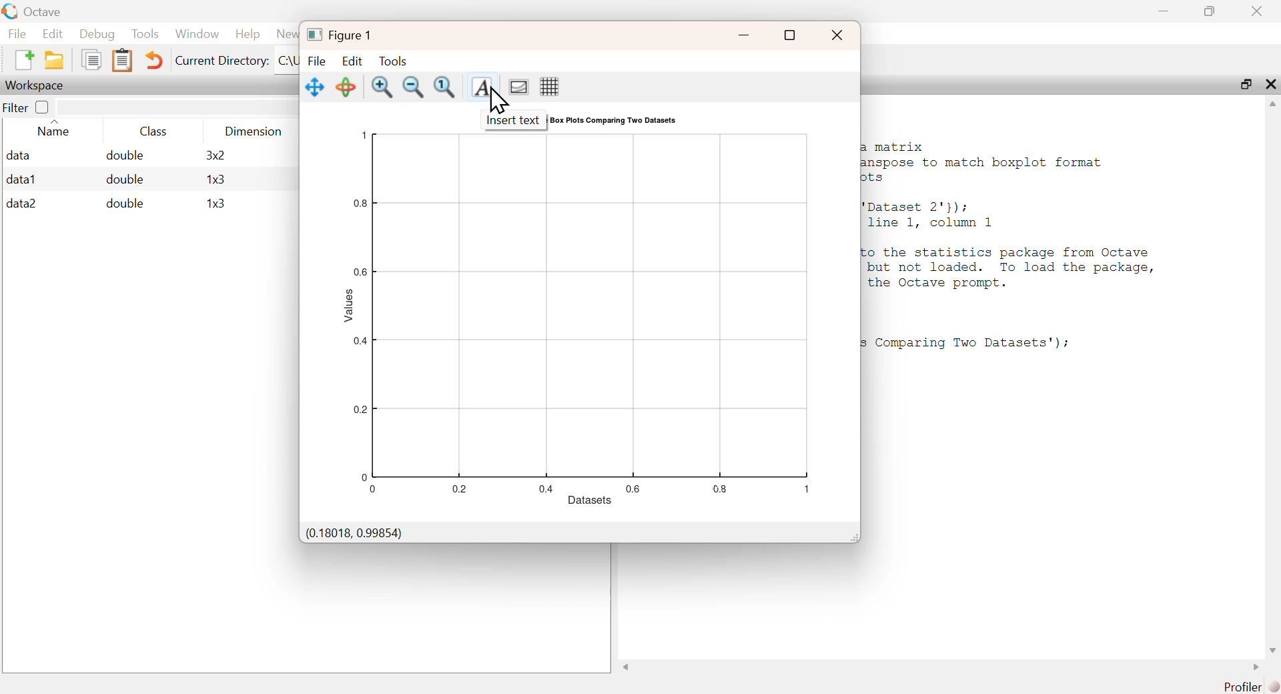 Image resolution: width=1281 pixels, height=694 pixels. I want to click on scroll left, so click(628, 668).